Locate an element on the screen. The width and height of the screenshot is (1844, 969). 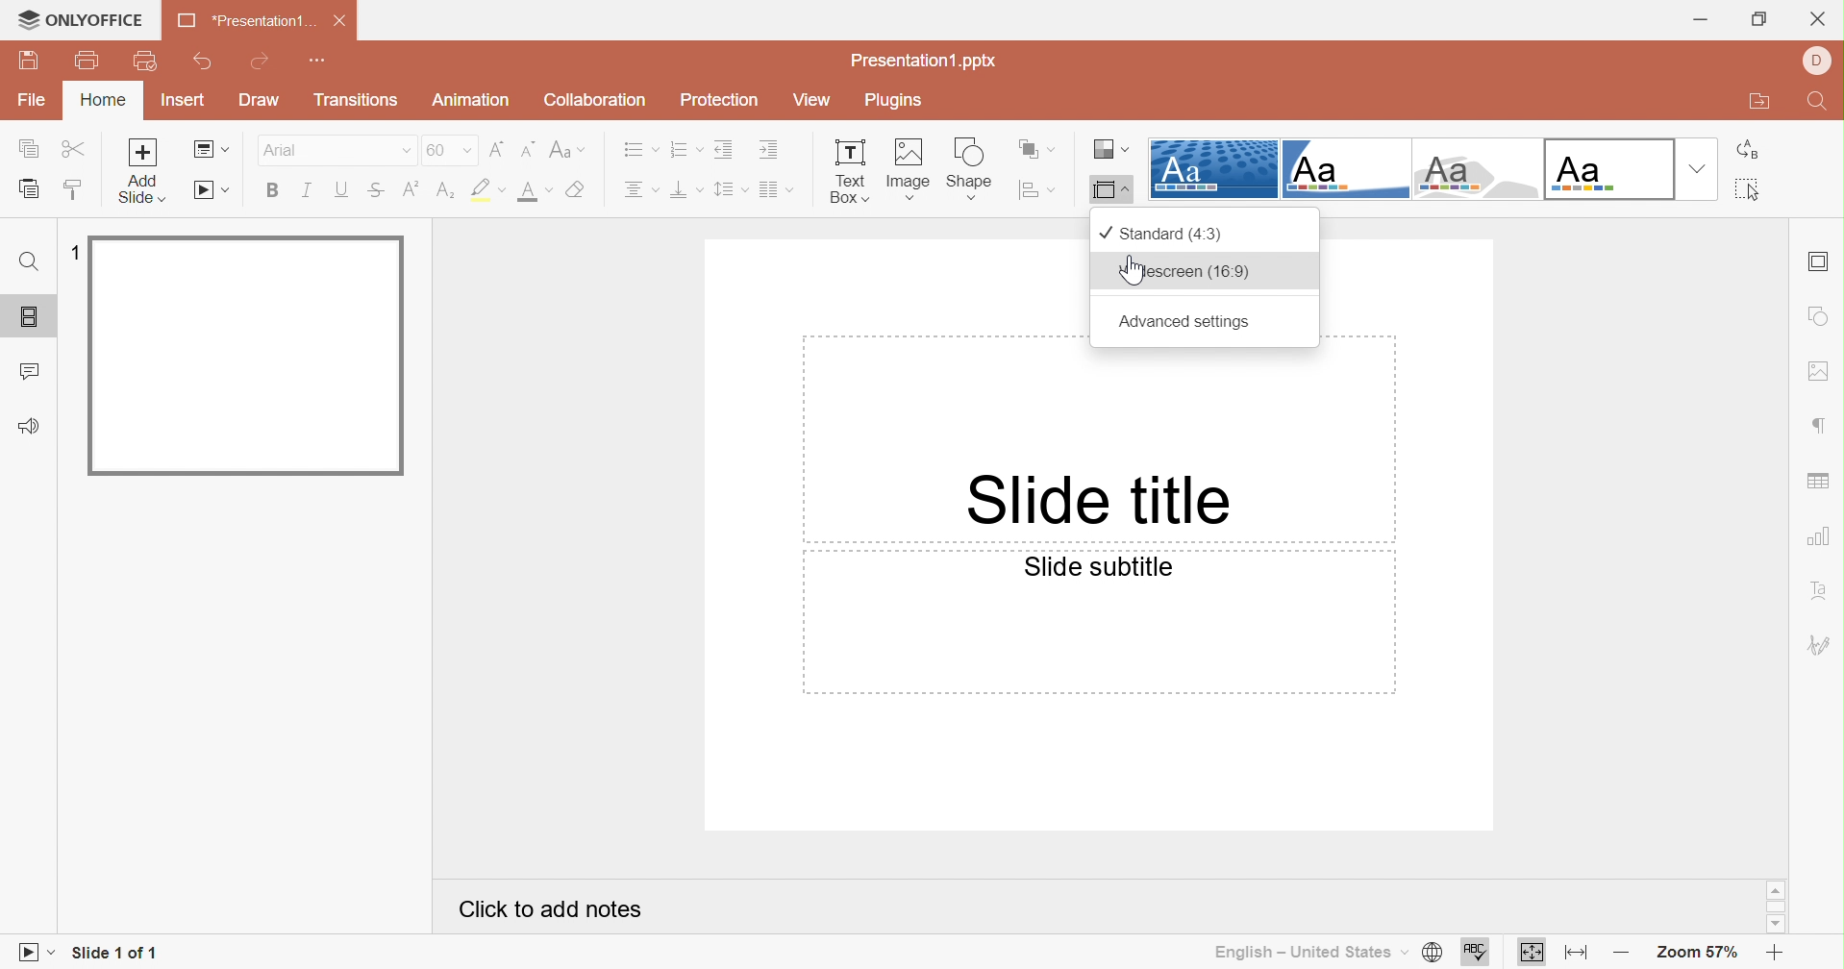
English - United States is located at coordinates (1308, 956).